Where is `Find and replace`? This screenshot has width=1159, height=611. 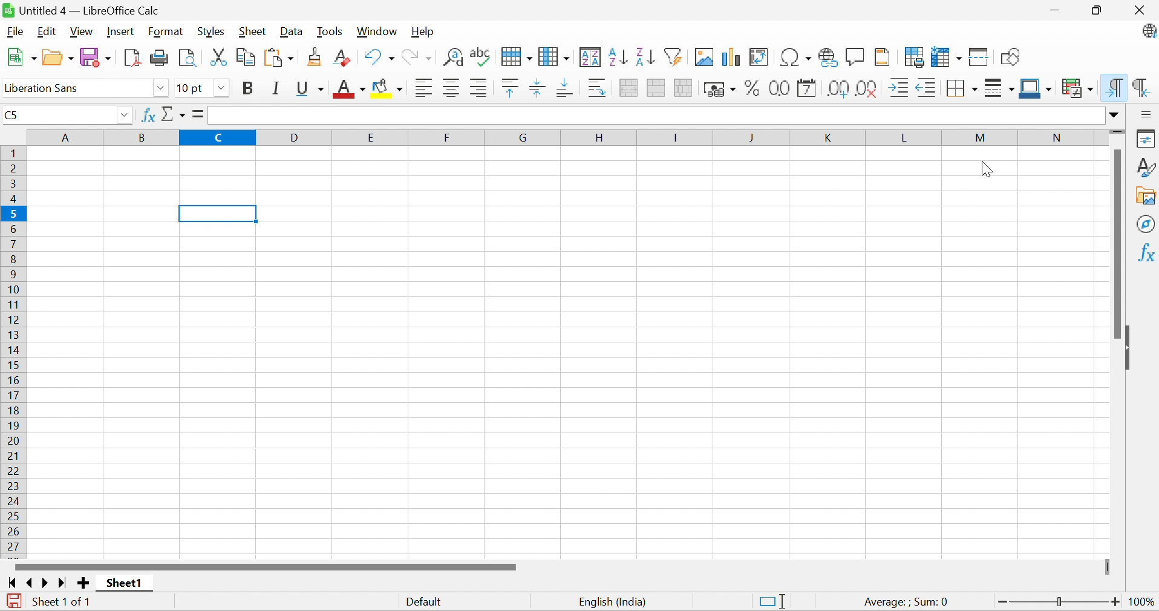
Find and replace is located at coordinates (455, 58).